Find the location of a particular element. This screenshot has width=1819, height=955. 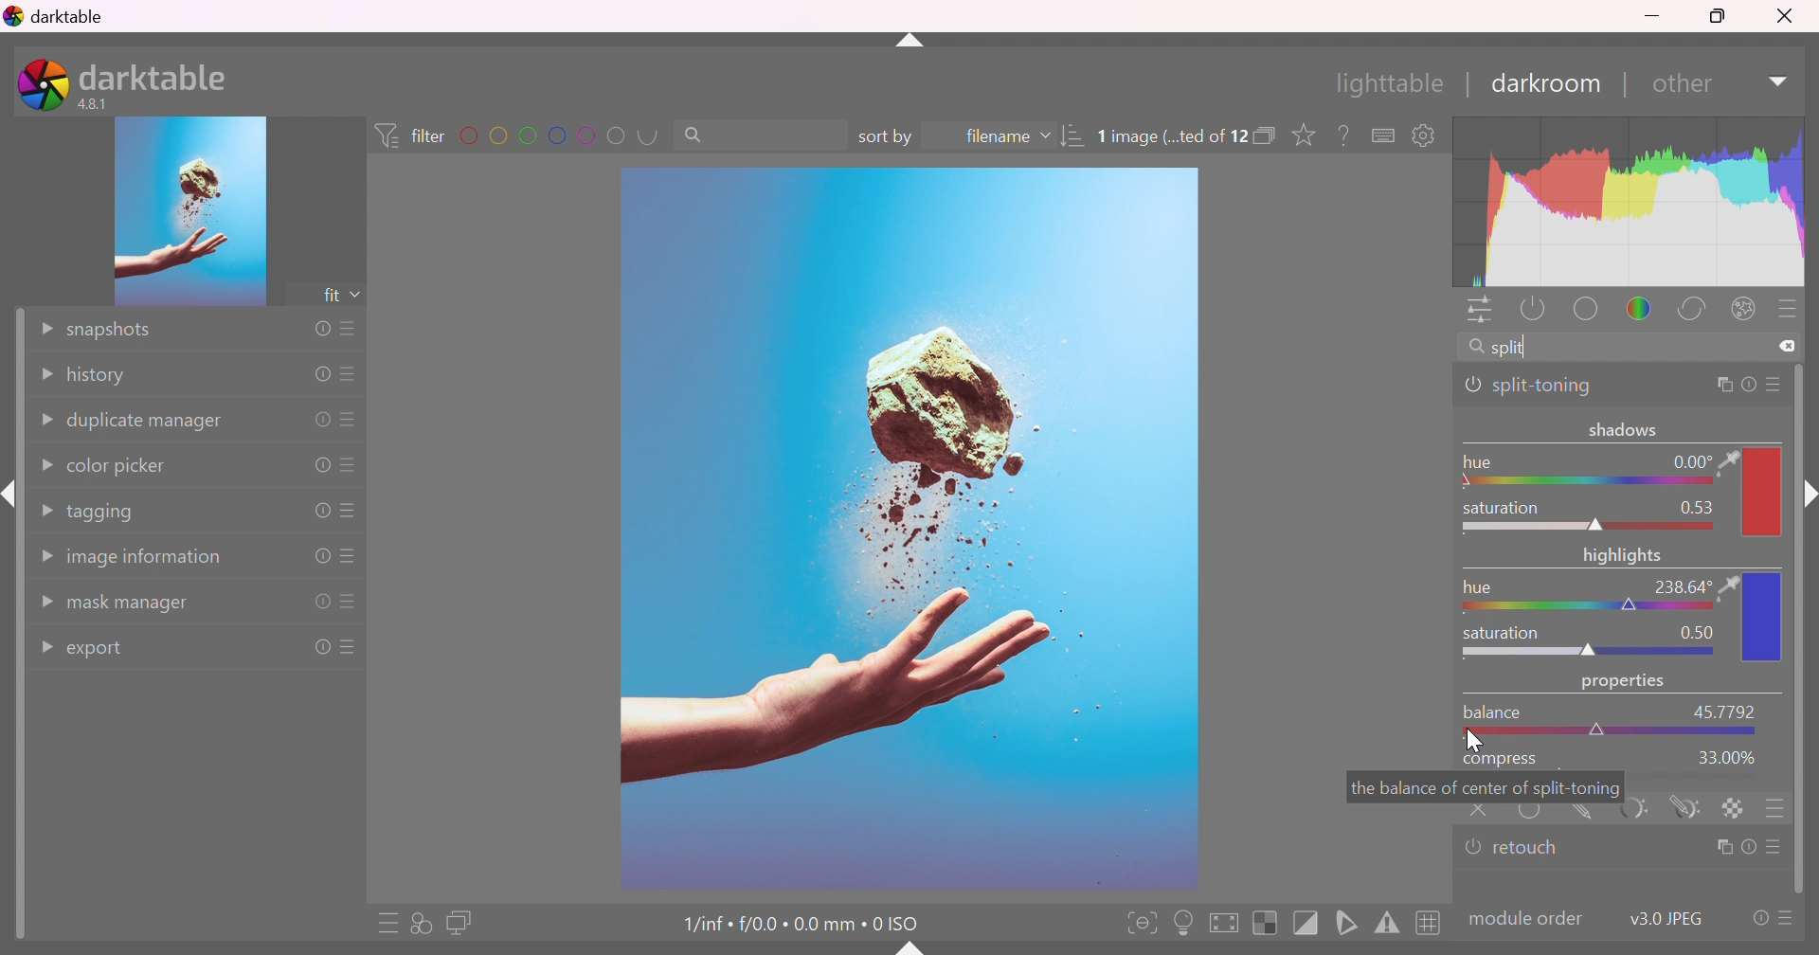

saturation is located at coordinates (1507, 508).